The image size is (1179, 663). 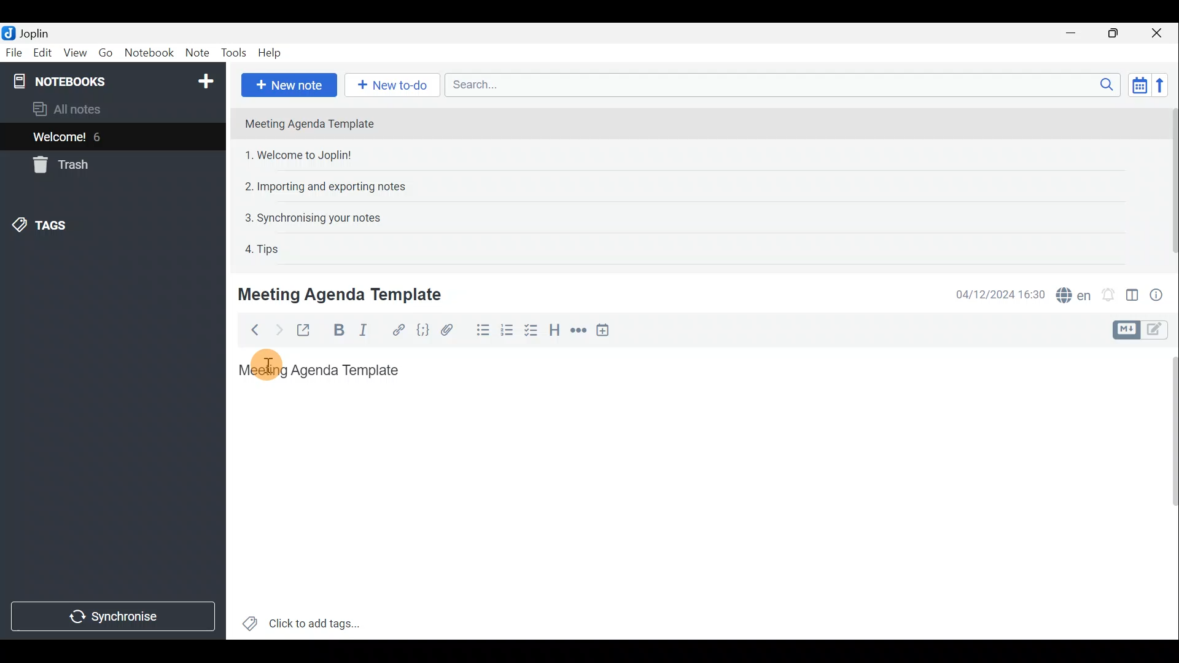 I want to click on Notebook, so click(x=149, y=52).